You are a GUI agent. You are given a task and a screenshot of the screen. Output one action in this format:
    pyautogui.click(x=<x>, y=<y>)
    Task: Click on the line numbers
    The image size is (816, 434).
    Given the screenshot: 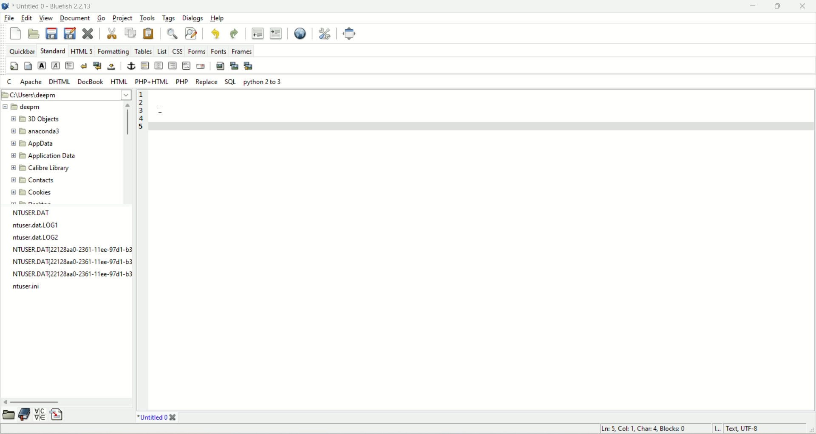 What is the action you would take?
    pyautogui.click(x=141, y=112)
    